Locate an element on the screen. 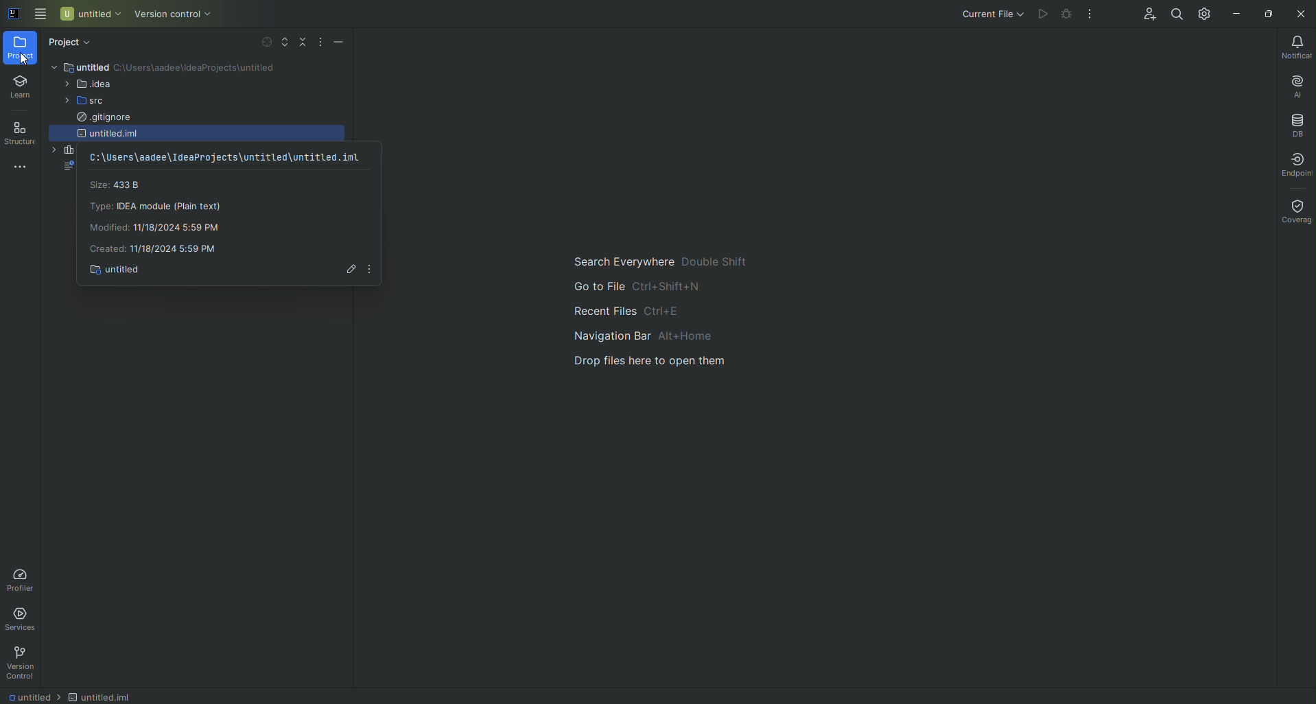 The height and width of the screenshot is (704, 1316). Coverage is located at coordinates (1295, 207).